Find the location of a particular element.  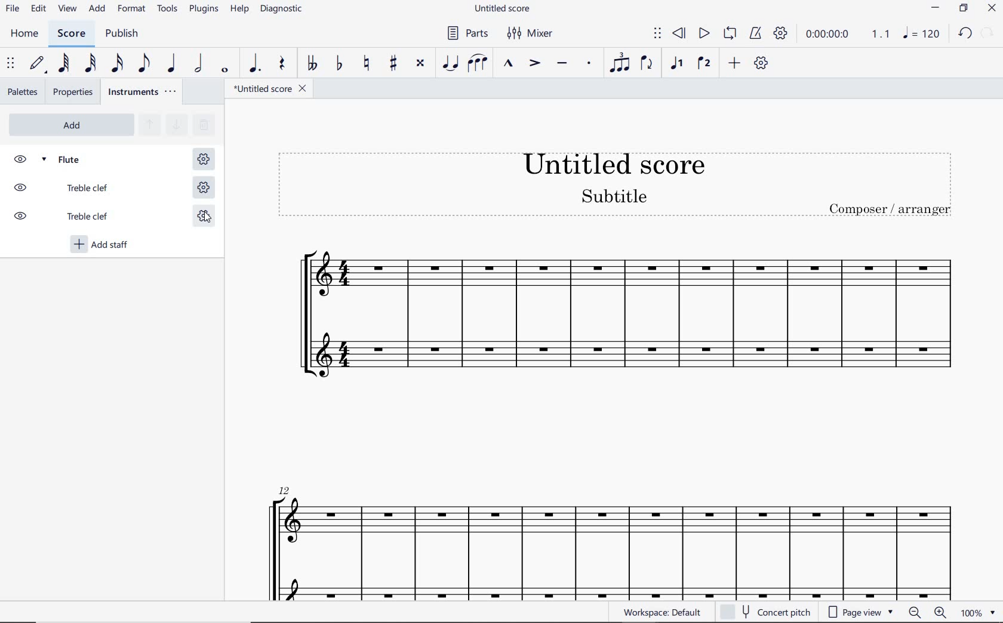

SLUR is located at coordinates (478, 63).